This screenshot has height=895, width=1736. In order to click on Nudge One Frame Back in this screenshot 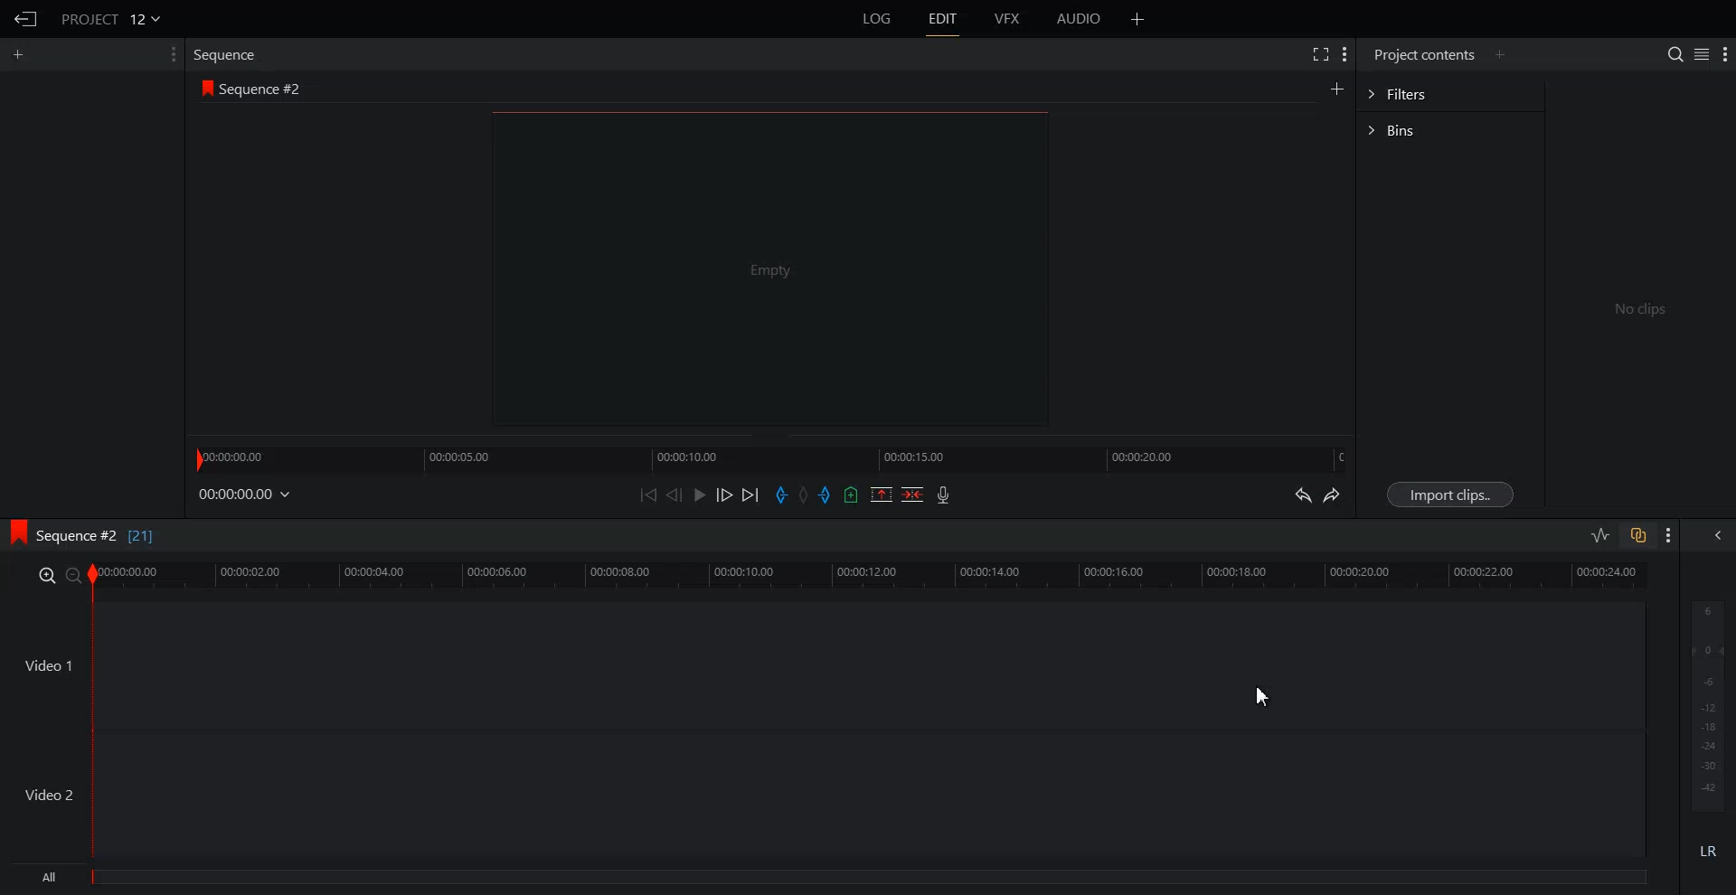, I will do `click(675, 495)`.